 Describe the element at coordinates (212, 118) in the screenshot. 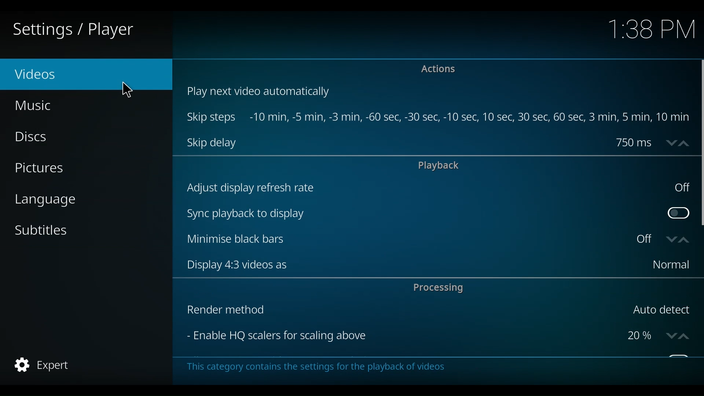

I see `Skip steps` at that location.